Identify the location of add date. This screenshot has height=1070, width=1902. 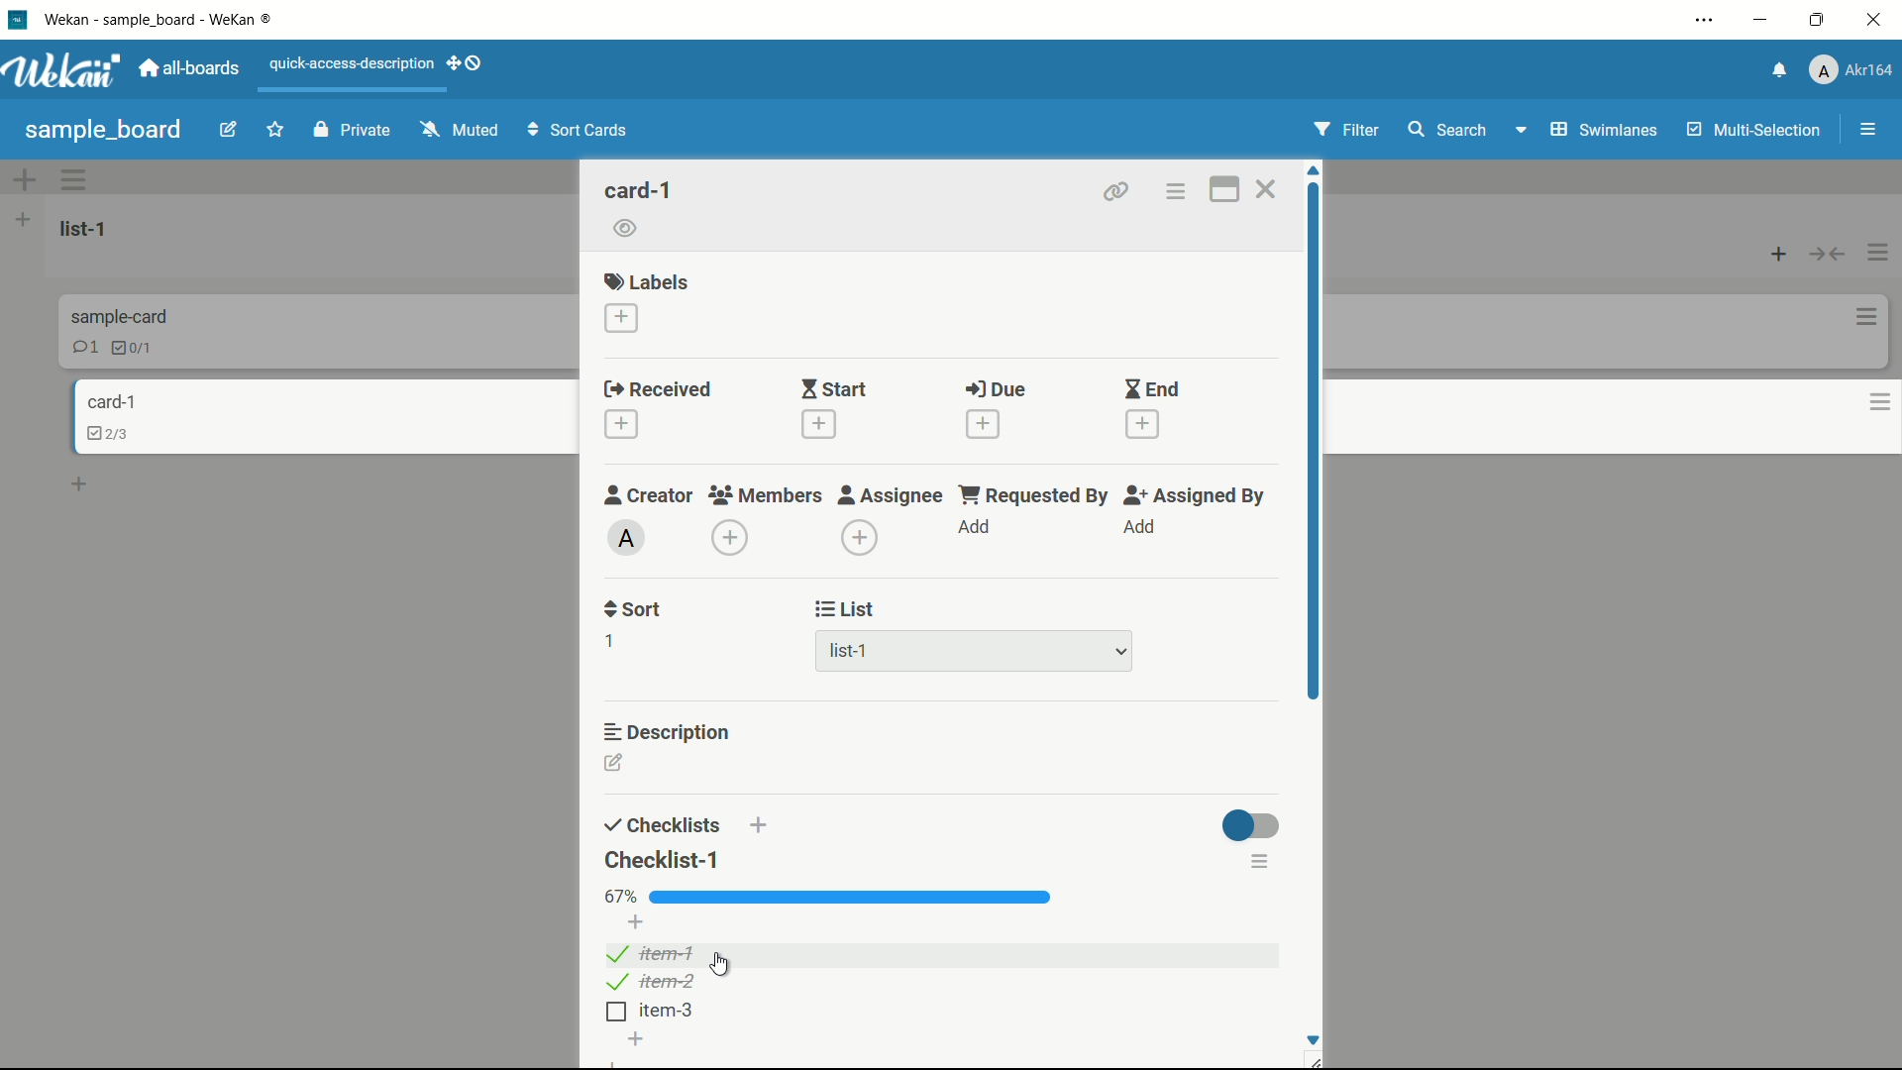
(819, 427).